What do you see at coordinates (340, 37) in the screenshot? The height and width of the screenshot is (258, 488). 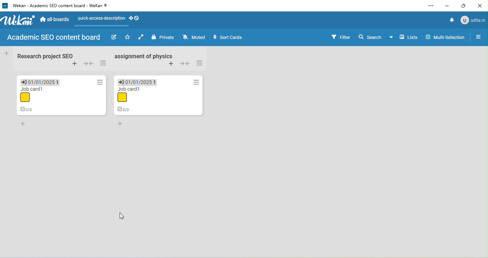 I see `filter` at bounding box center [340, 37].